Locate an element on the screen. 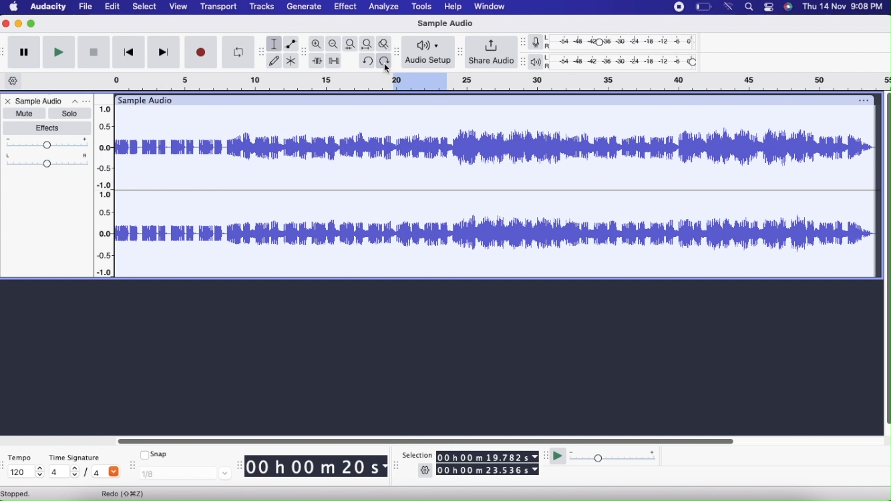 The image size is (891, 501). Stopped is located at coordinates (17, 494).